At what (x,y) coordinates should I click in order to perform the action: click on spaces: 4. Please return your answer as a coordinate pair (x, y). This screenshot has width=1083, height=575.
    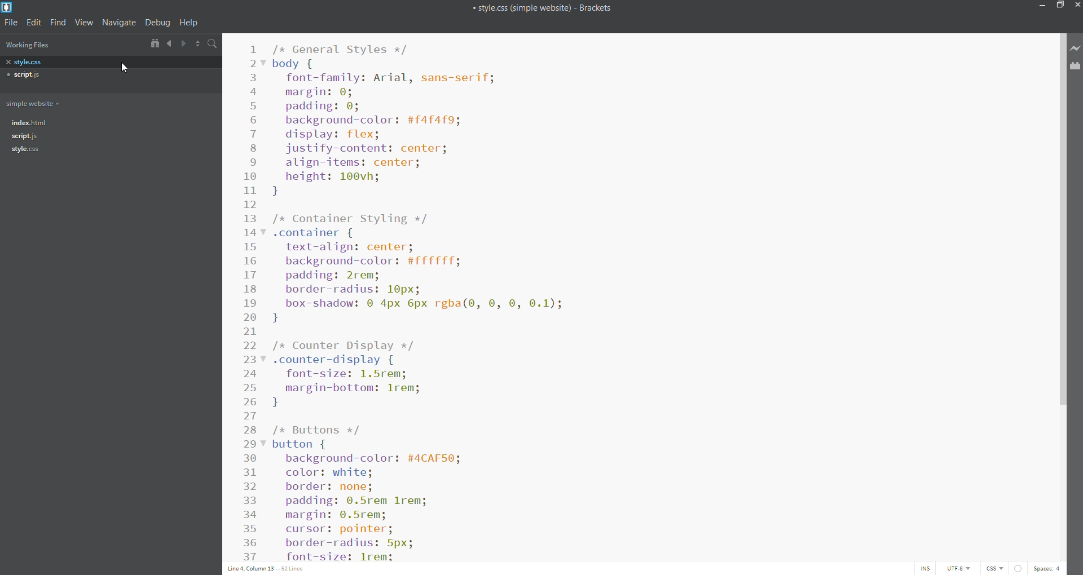
    Looking at the image, I should click on (1050, 567).